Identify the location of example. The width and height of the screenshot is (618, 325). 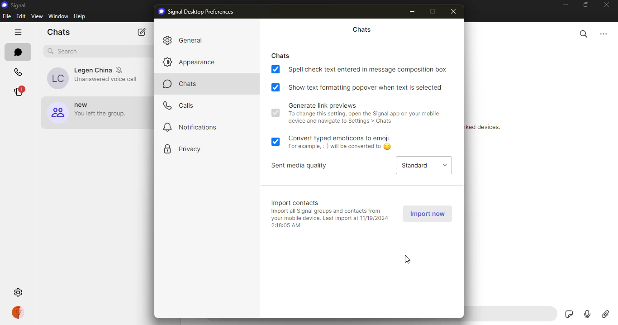
(342, 147).